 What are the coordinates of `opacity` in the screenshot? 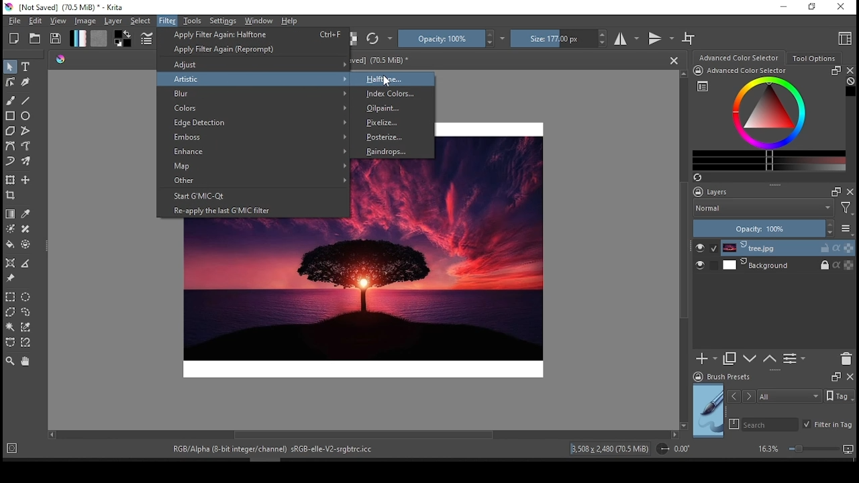 It's located at (762, 227).